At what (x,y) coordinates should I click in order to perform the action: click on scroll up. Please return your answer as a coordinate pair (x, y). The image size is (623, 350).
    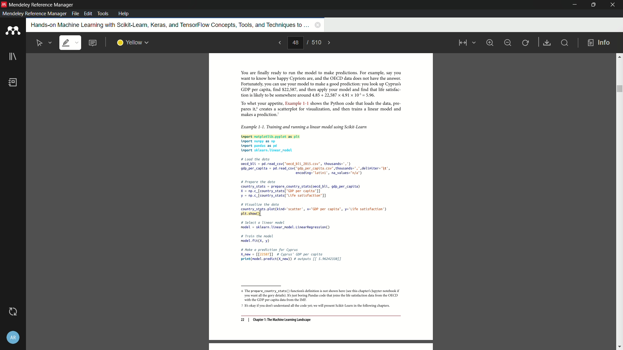
    Looking at the image, I should click on (619, 56).